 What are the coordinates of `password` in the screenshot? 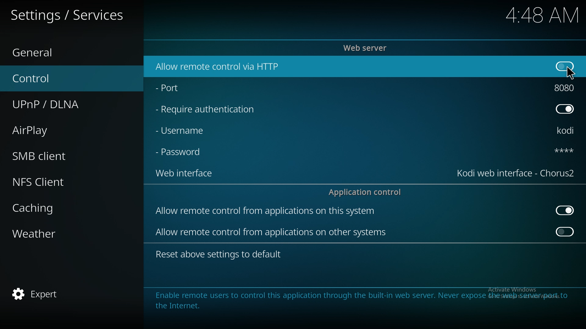 It's located at (183, 153).